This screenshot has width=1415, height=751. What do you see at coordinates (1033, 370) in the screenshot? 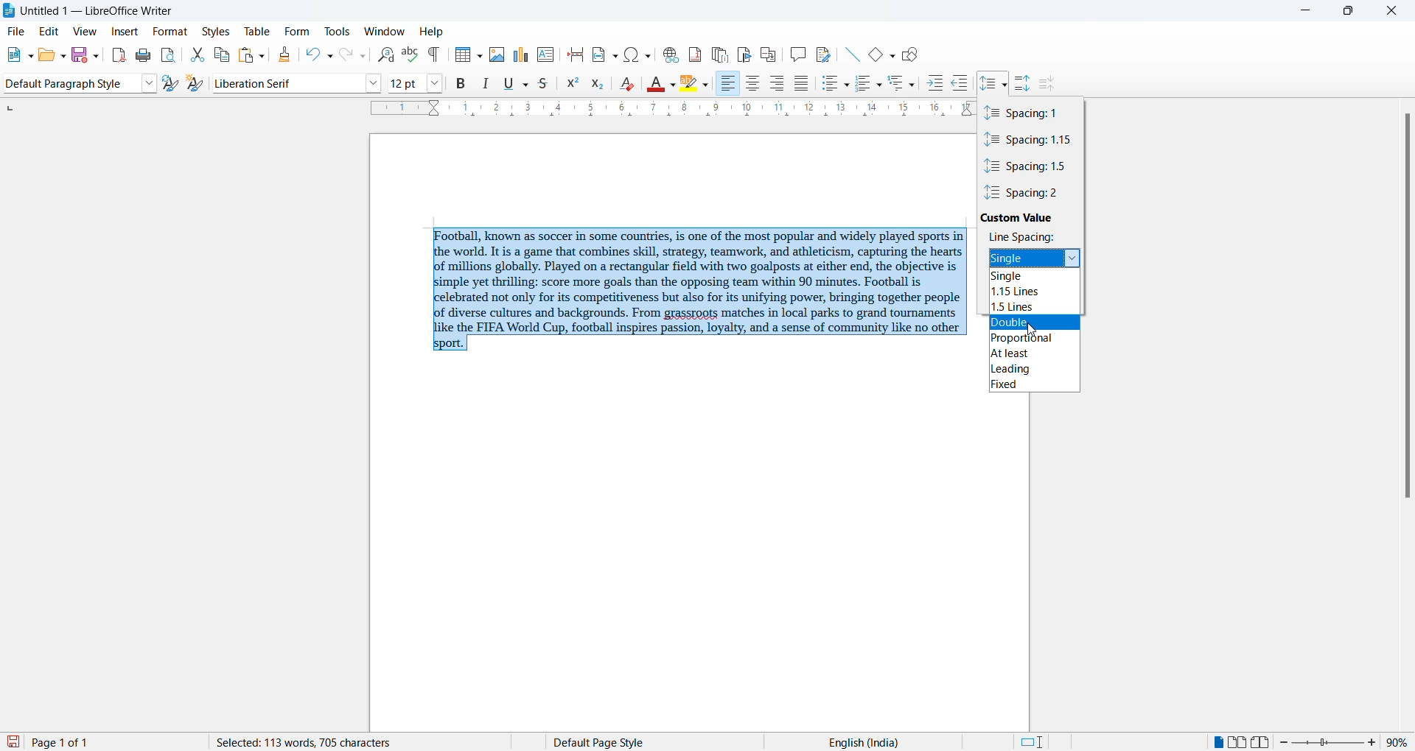
I see `leading` at bounding box center [1033, 370].